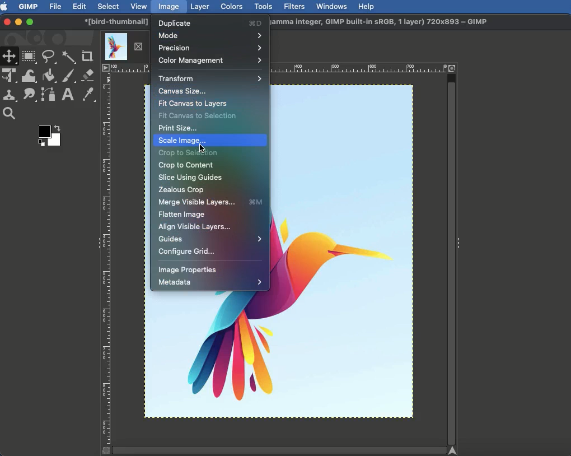  I want to click on Fuzzy selector, so click(68, 56).